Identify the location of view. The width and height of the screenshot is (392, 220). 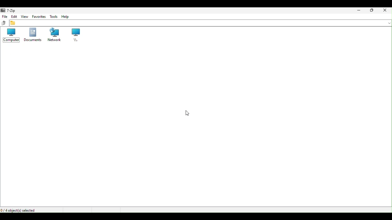
(24, 17).